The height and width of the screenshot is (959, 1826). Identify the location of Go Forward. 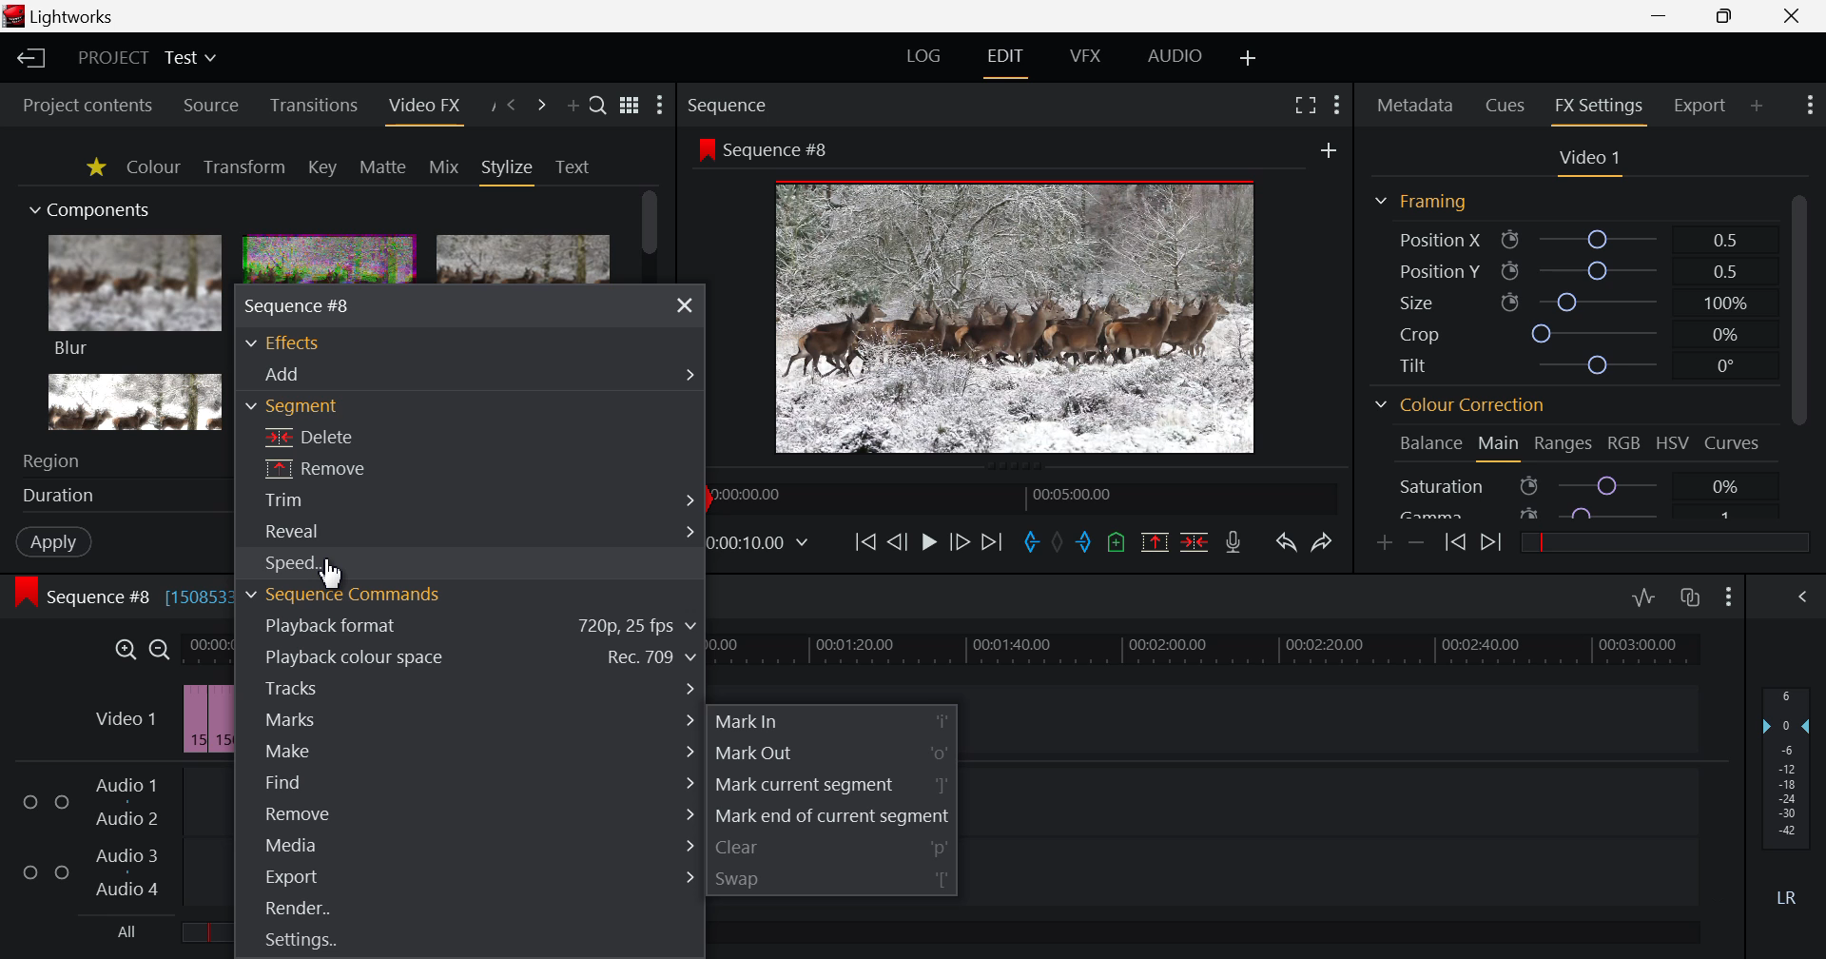
(960, 542).